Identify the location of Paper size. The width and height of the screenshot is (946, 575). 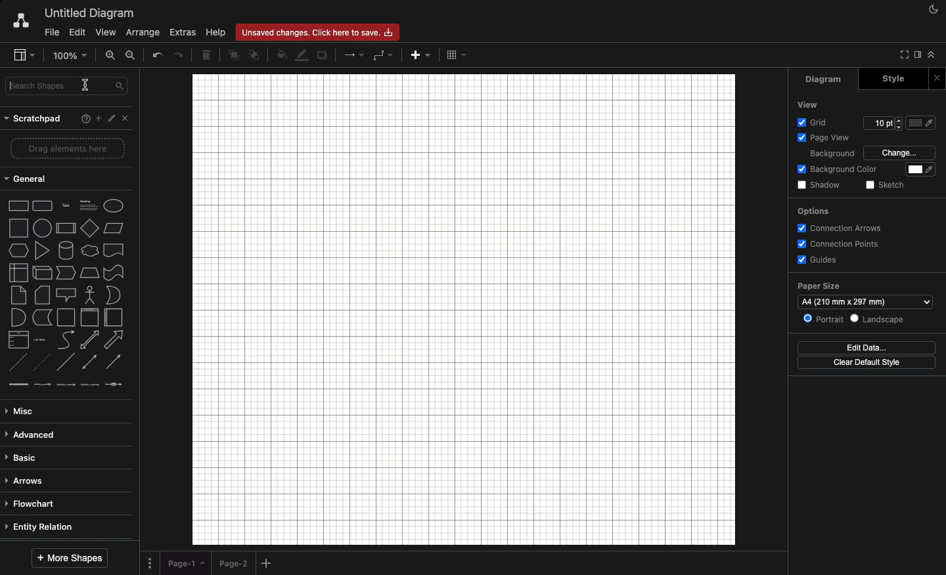
(865, 293).